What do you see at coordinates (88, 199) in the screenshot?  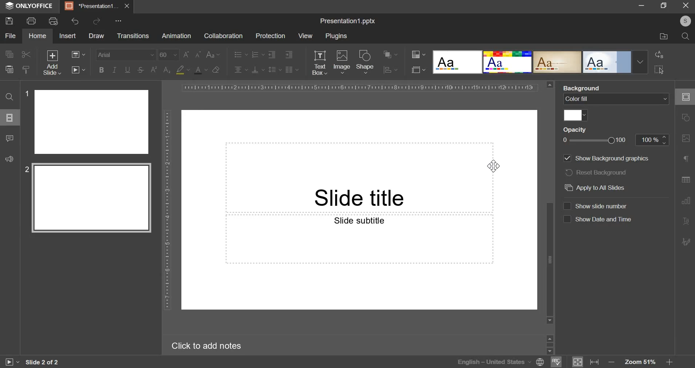 I see `slide 2` at bounding box center [88, 199].